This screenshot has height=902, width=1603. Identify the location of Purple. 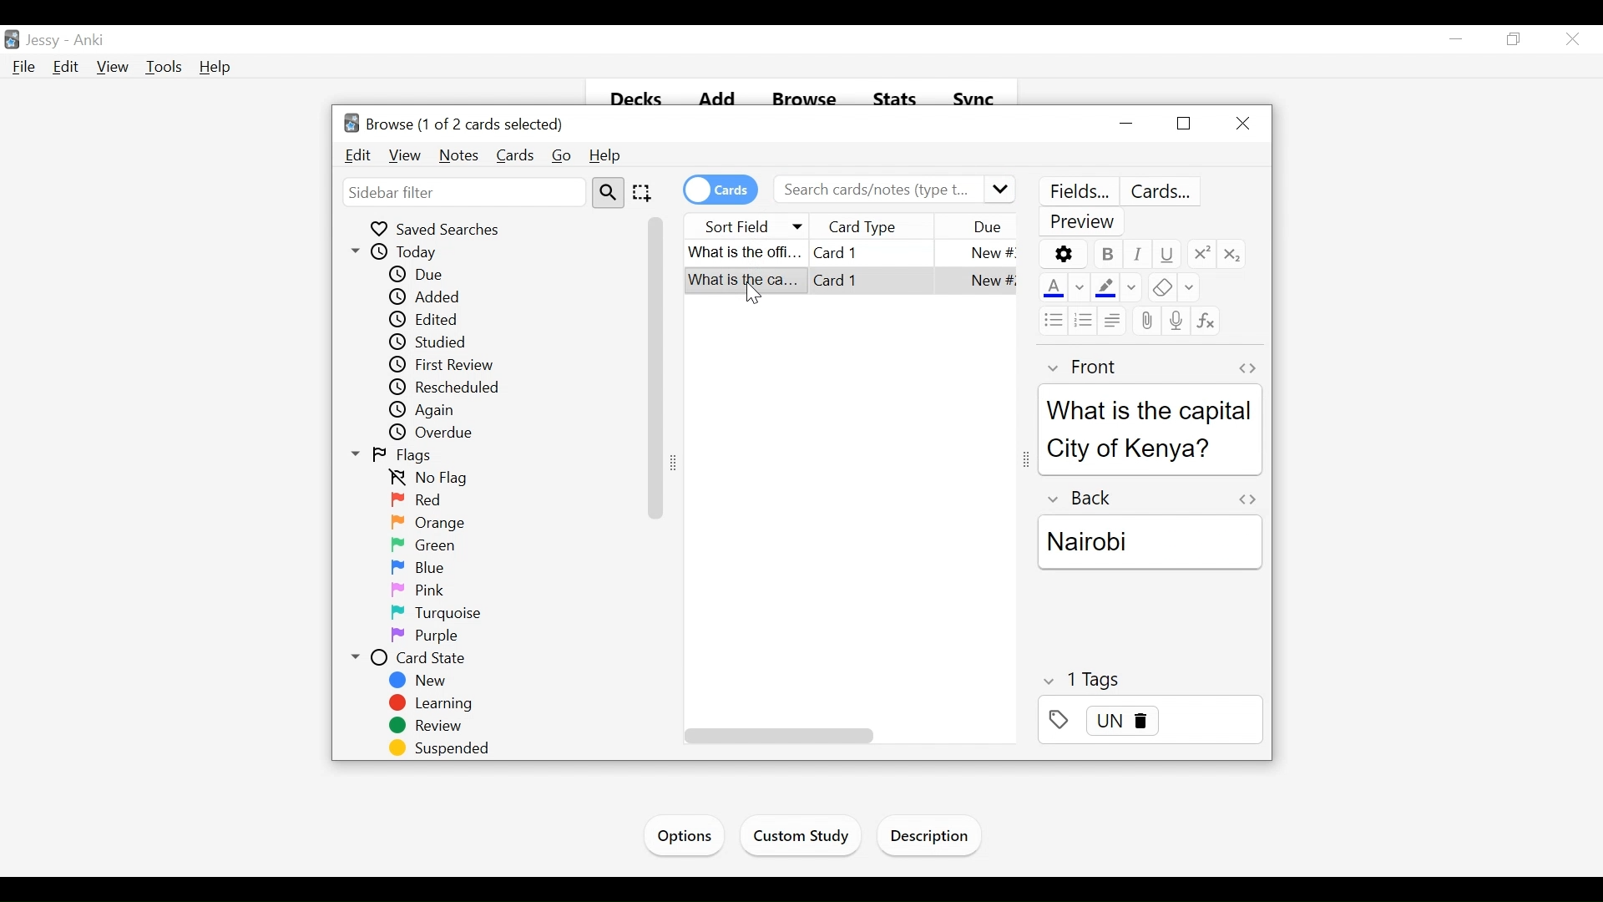
(424, 637).